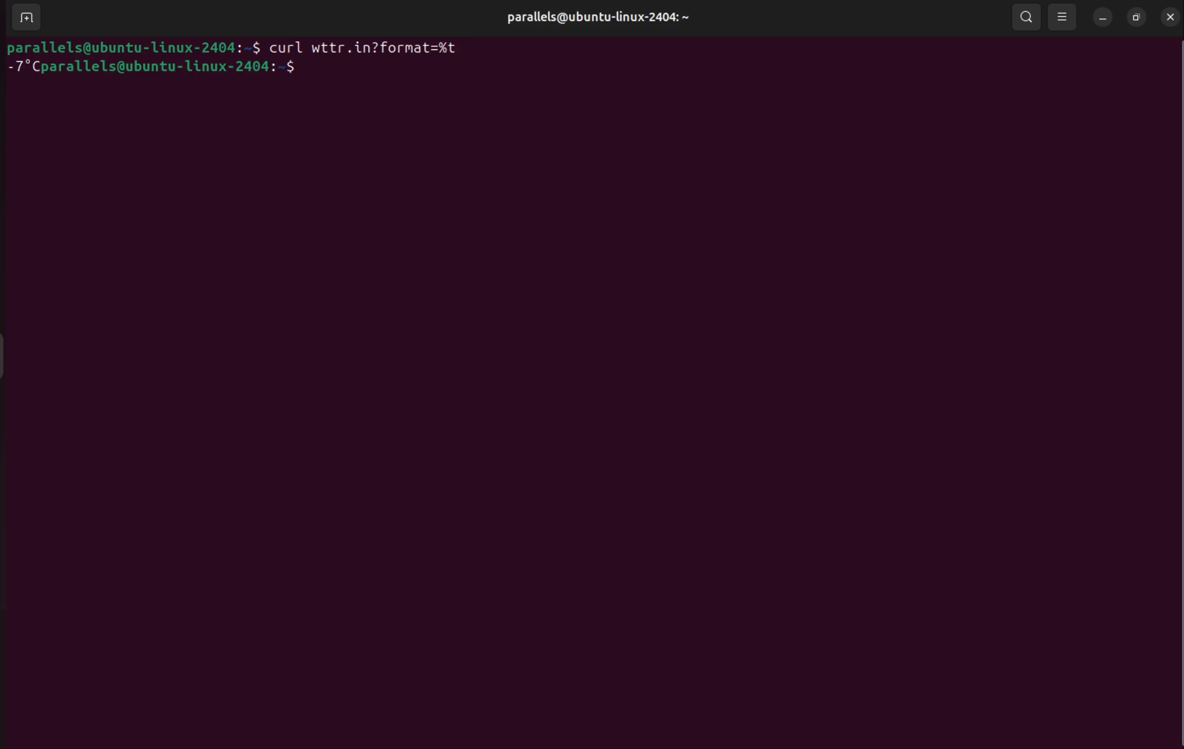  What do you see at coordinates (372, 45) in the screenshot?
I see `curl wttr.in?format=%t` at bounding box center [372, 45].